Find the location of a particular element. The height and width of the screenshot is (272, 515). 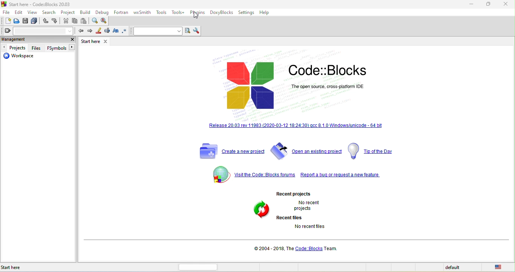

tools is located at coordinates (161, 13).